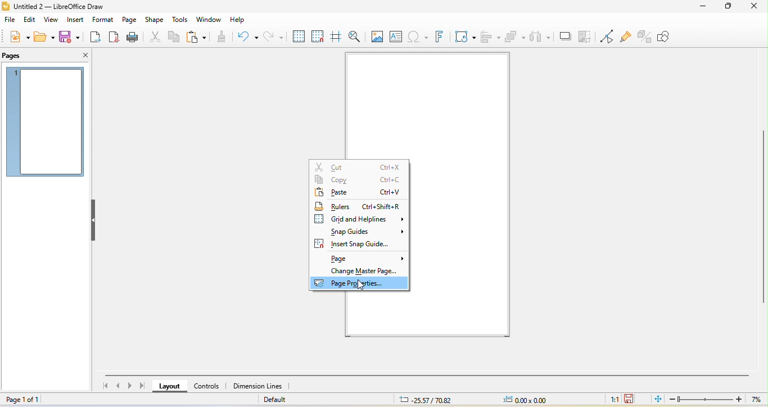 The height and width of the screenshot is (407, 768). I want to click on open, so click(43, 37).